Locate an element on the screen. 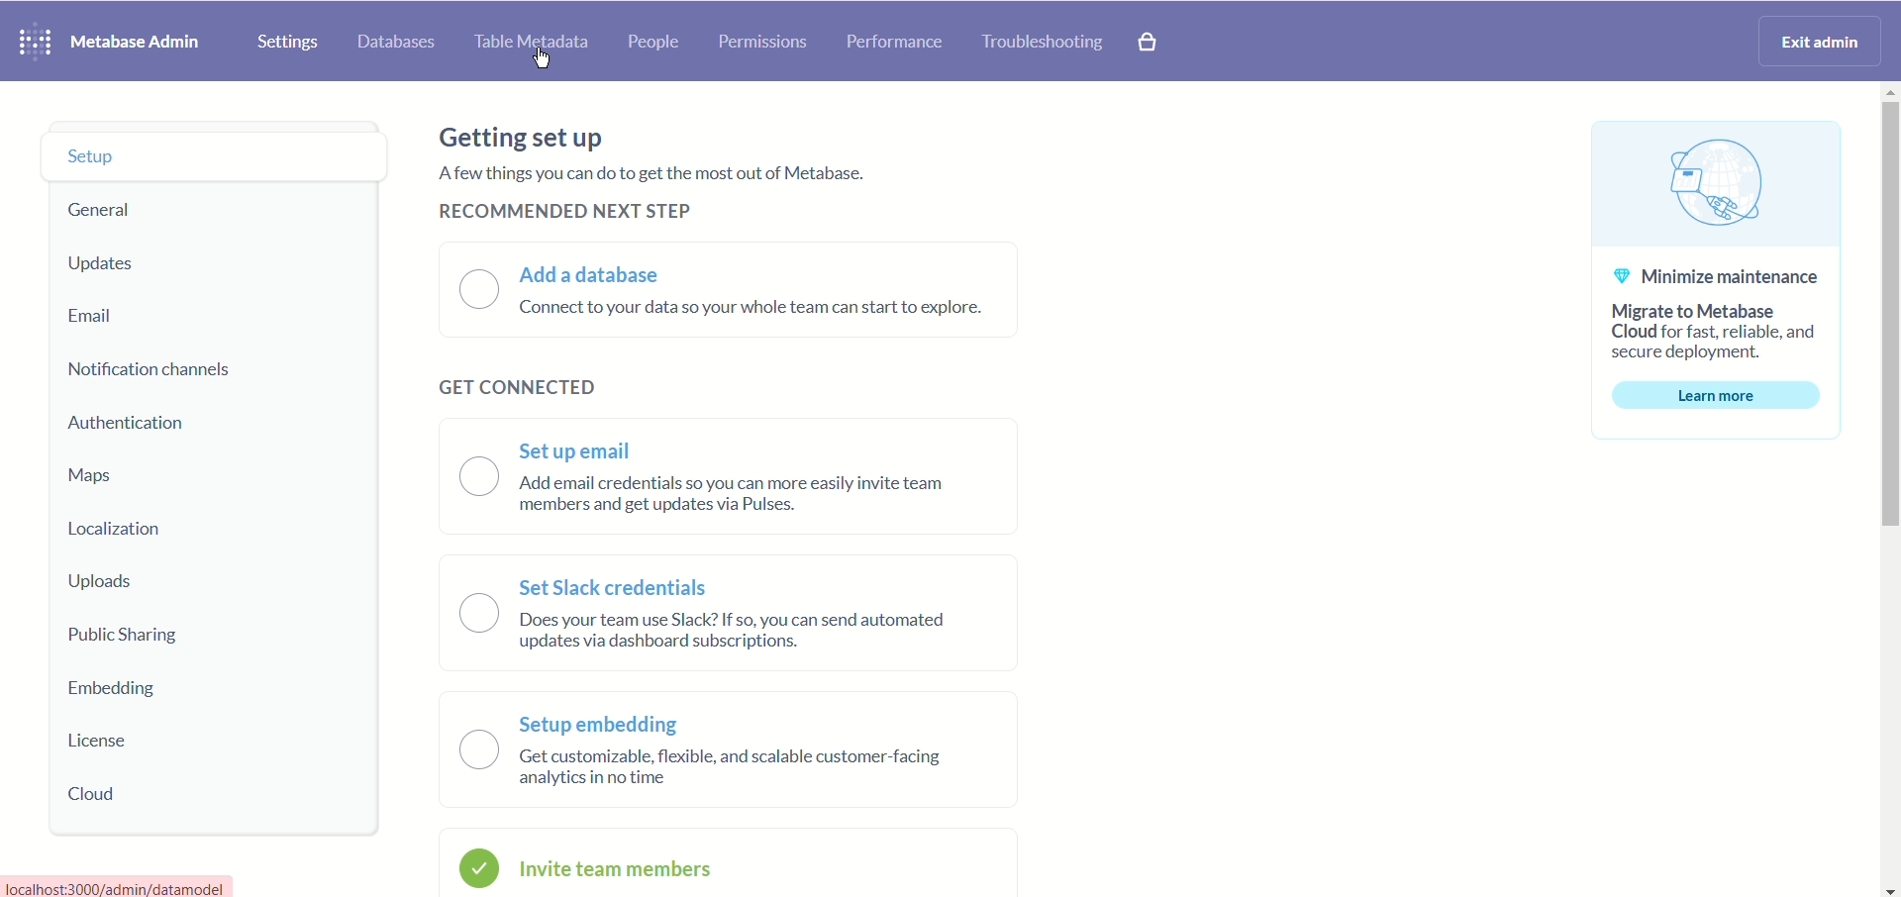 The width and height of the screenshot is (1901, 897). Setup is located at coordinates (178, 153).